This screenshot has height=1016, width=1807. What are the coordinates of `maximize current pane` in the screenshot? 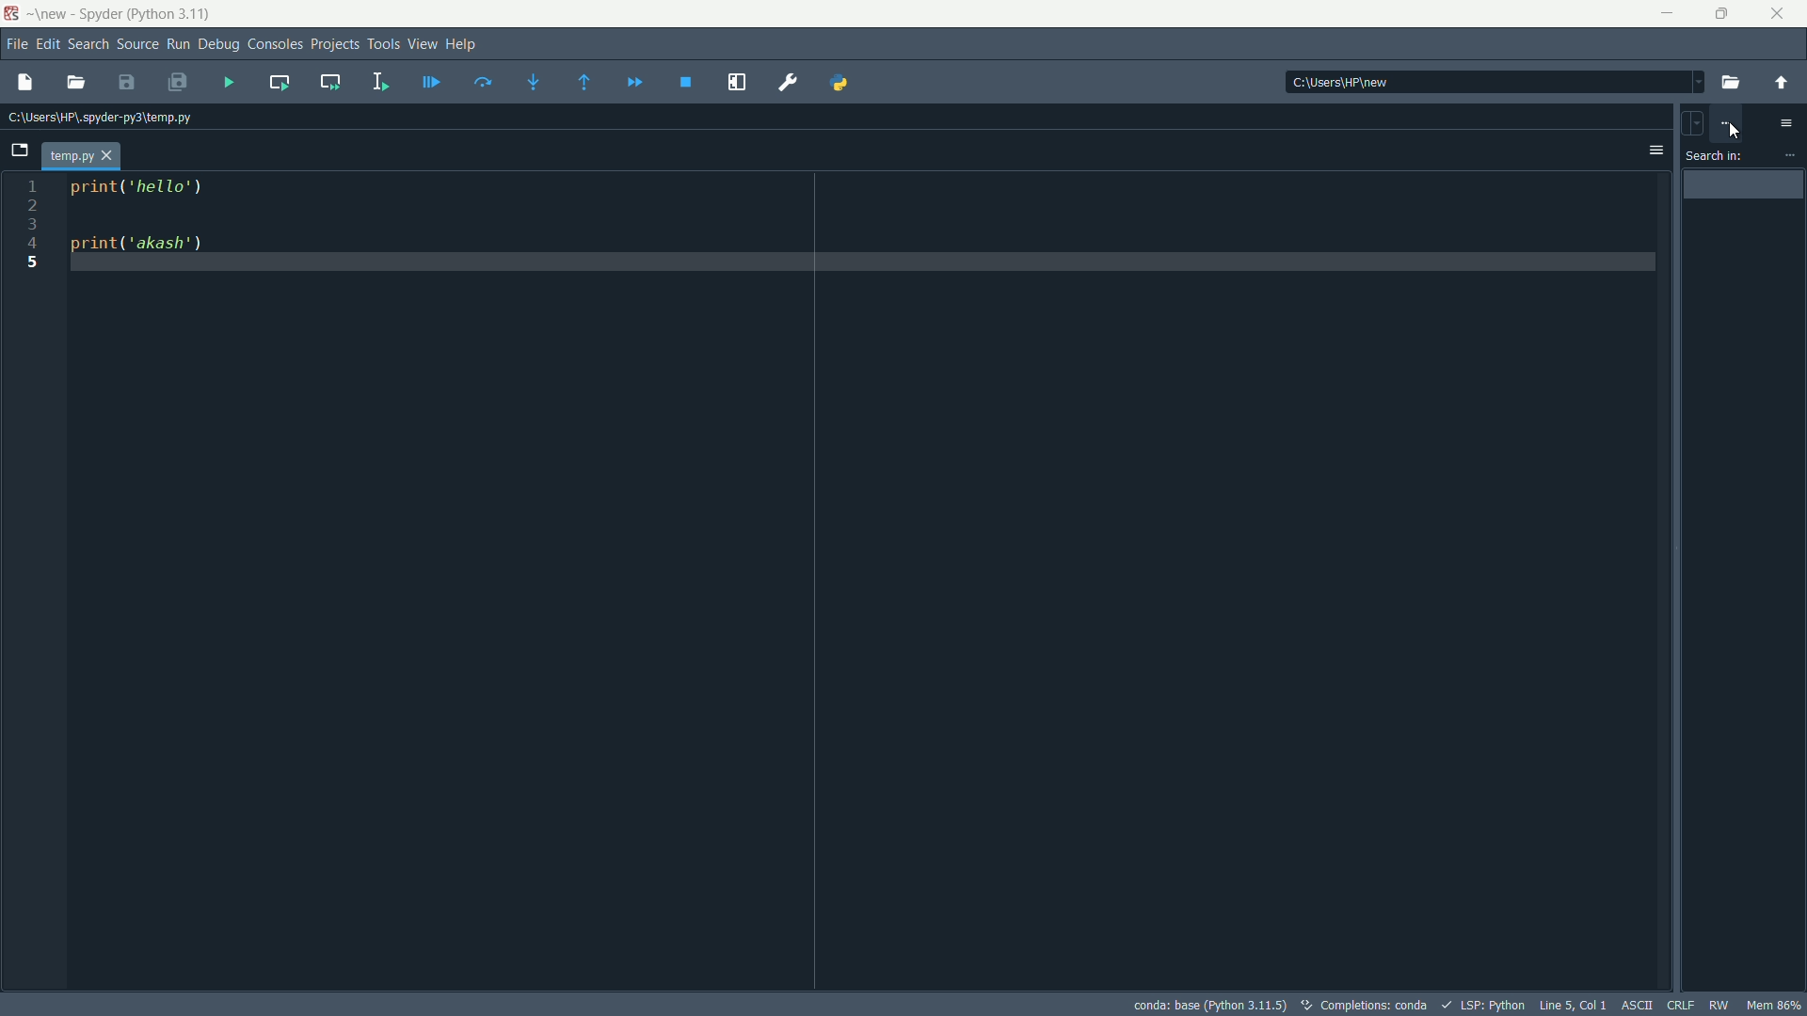 It's located at (735, 81).